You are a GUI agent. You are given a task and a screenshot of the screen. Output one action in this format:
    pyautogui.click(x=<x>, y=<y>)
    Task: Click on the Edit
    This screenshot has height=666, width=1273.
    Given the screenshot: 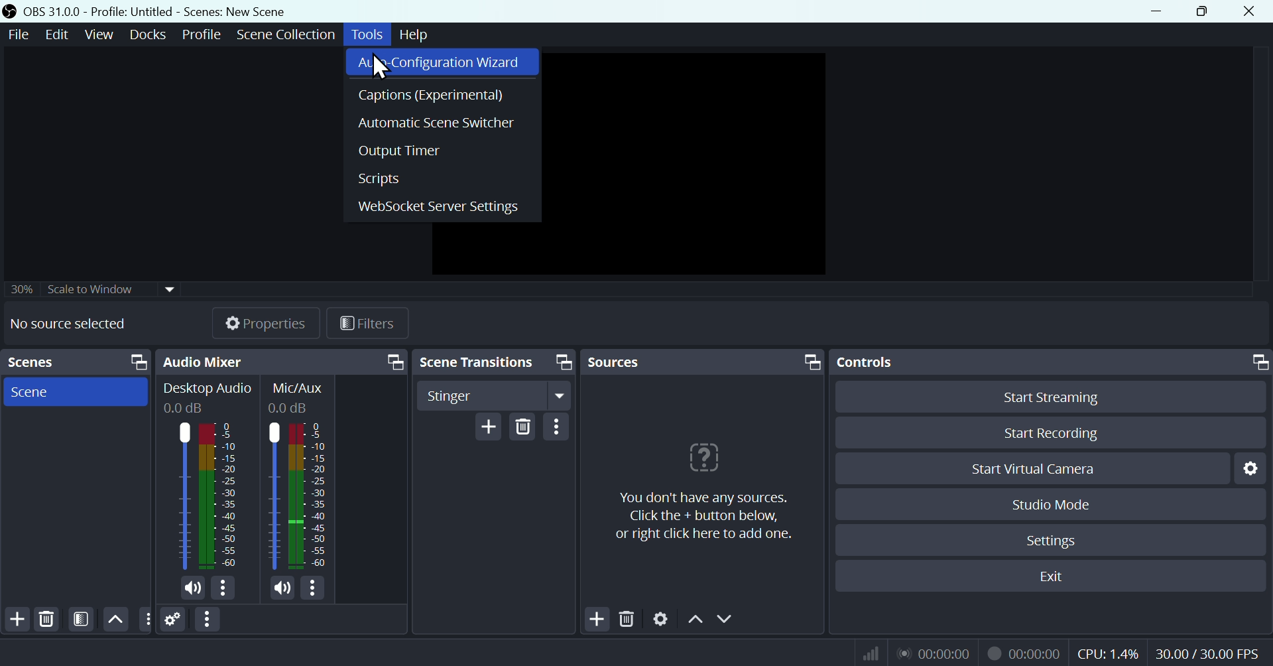 What is the action you would take?
    pyautogui.click(x=58, y=35)
    